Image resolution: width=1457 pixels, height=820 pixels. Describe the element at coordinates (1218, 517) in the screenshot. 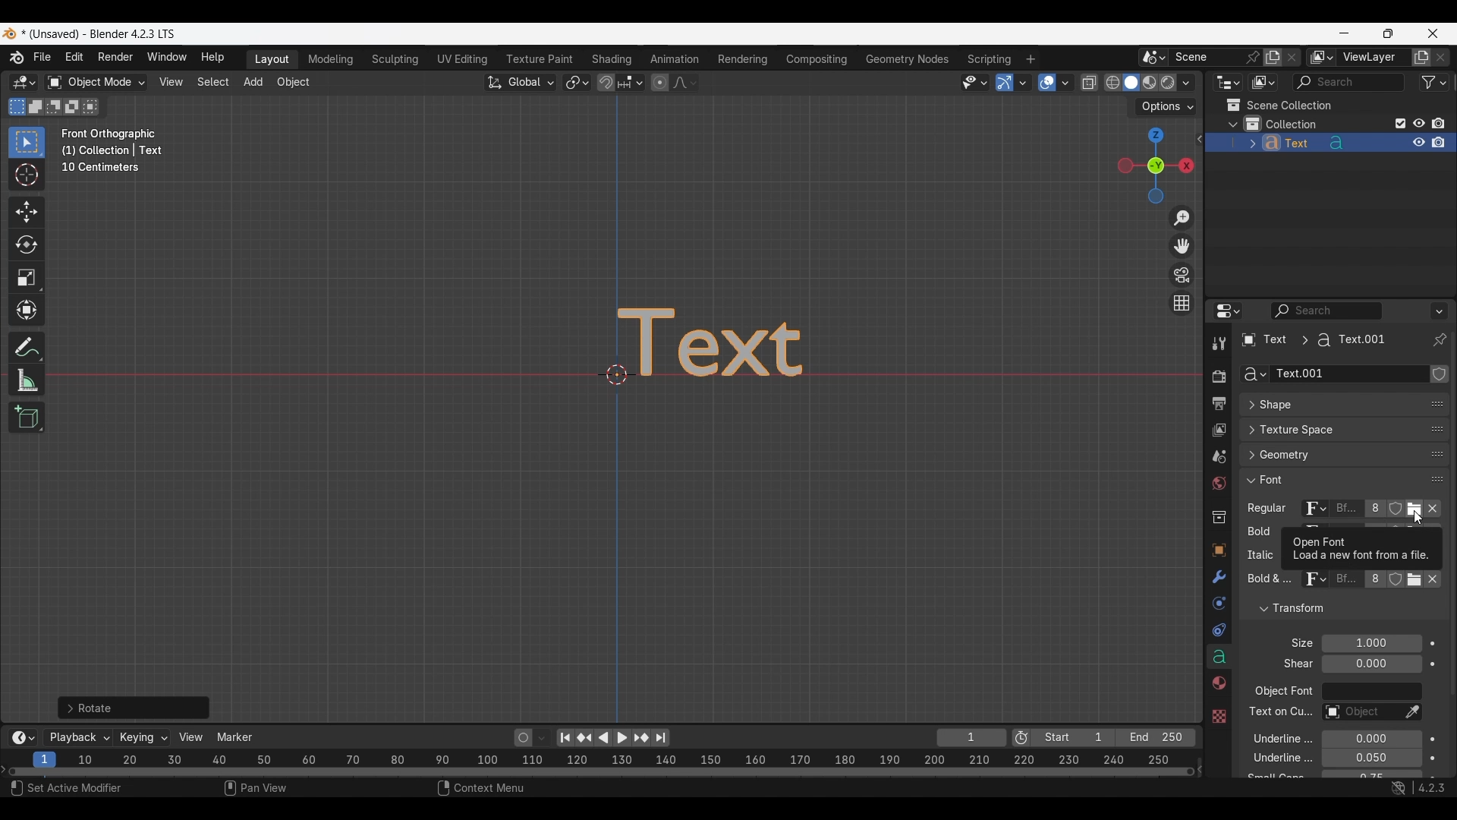

I see `Collection` at that location.